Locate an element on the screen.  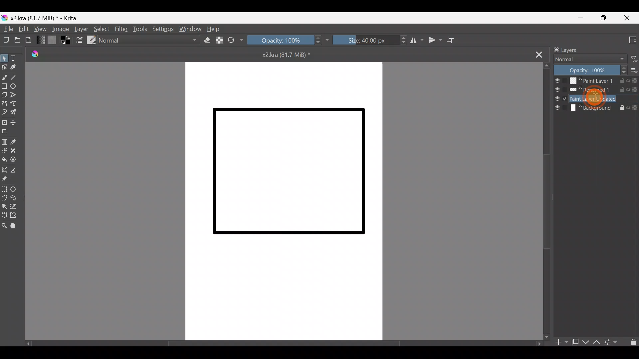
x2.kra (81.7 MiB) * - Krita is located at coordinates (45, 18).